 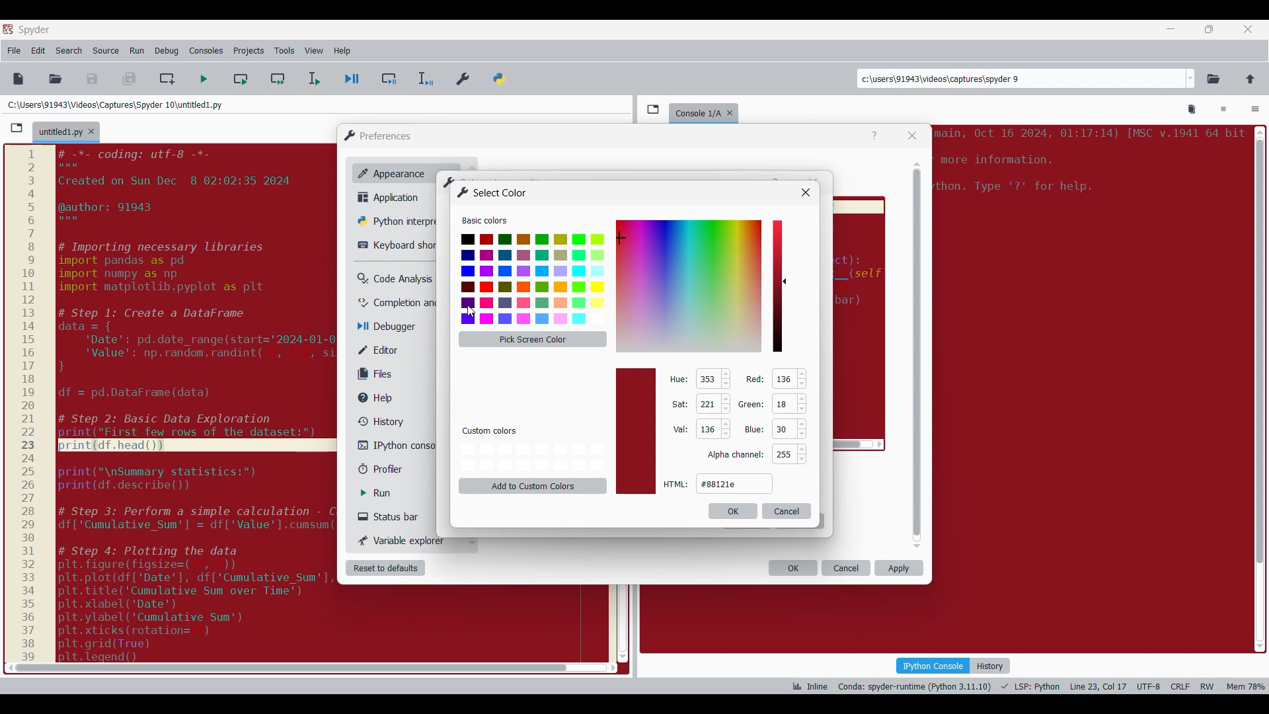 I want to click on code, so click(x=190, y=401).